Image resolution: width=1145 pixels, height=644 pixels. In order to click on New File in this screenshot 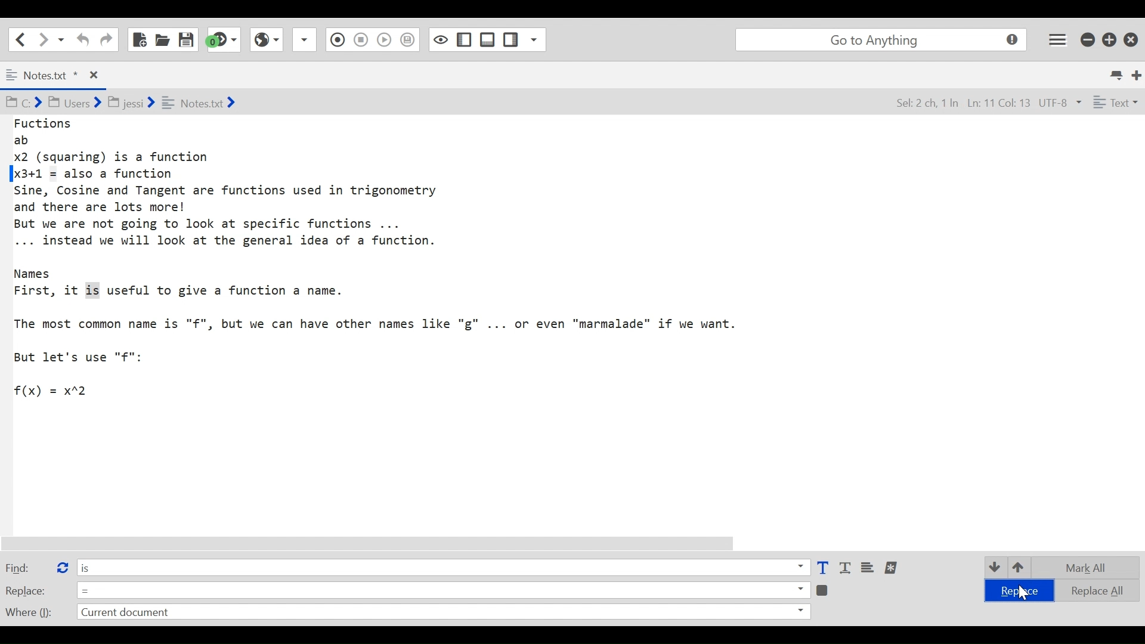, I will do `click(138, 39)`.